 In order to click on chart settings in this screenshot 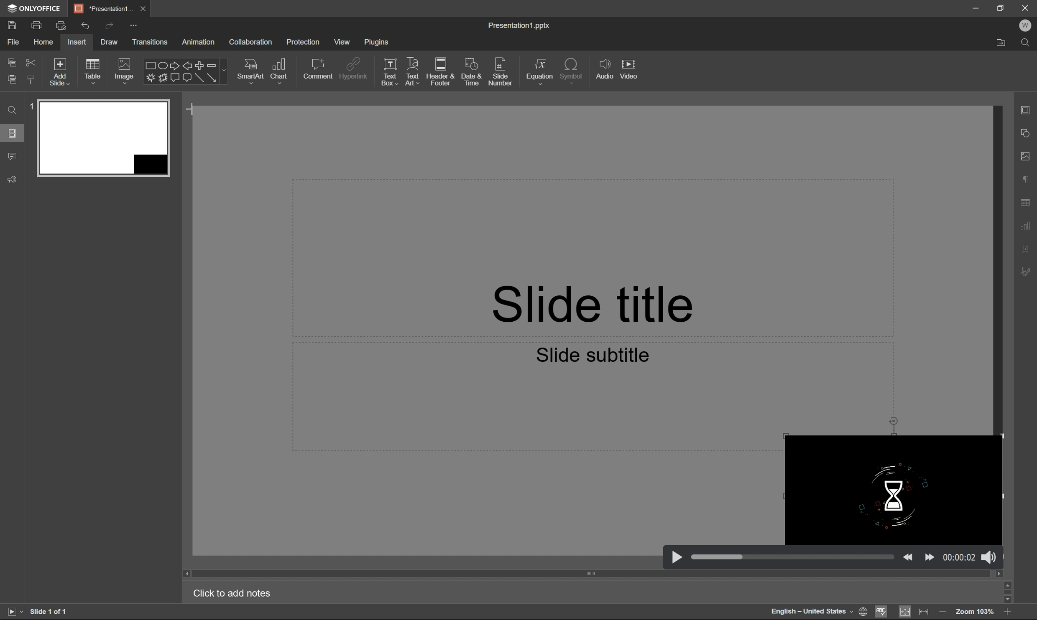, I will do `click(1030, 224)`.